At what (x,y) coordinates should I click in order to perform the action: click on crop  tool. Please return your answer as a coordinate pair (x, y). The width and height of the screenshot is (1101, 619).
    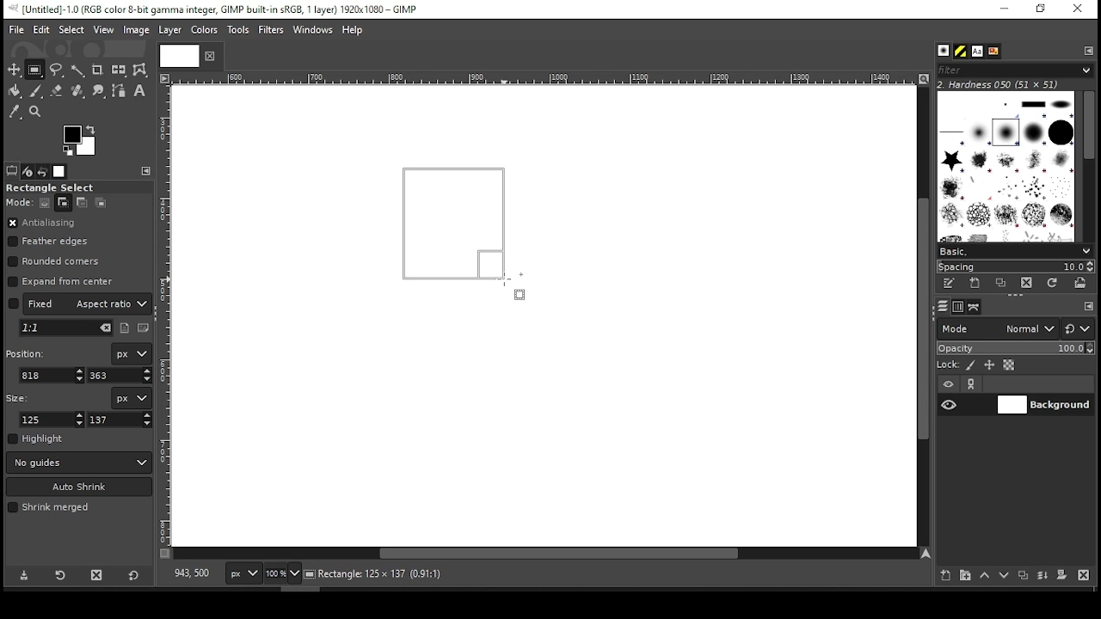
    Looking at the image, I should click on (97, 70).